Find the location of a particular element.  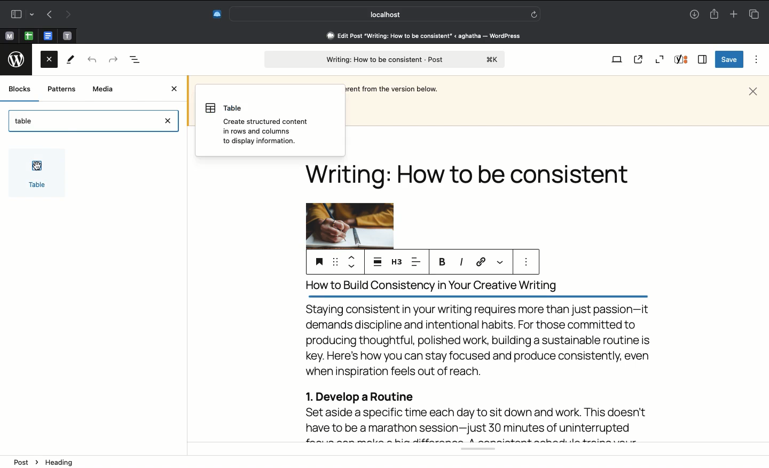

Bold is located at coordinates (443, 261).